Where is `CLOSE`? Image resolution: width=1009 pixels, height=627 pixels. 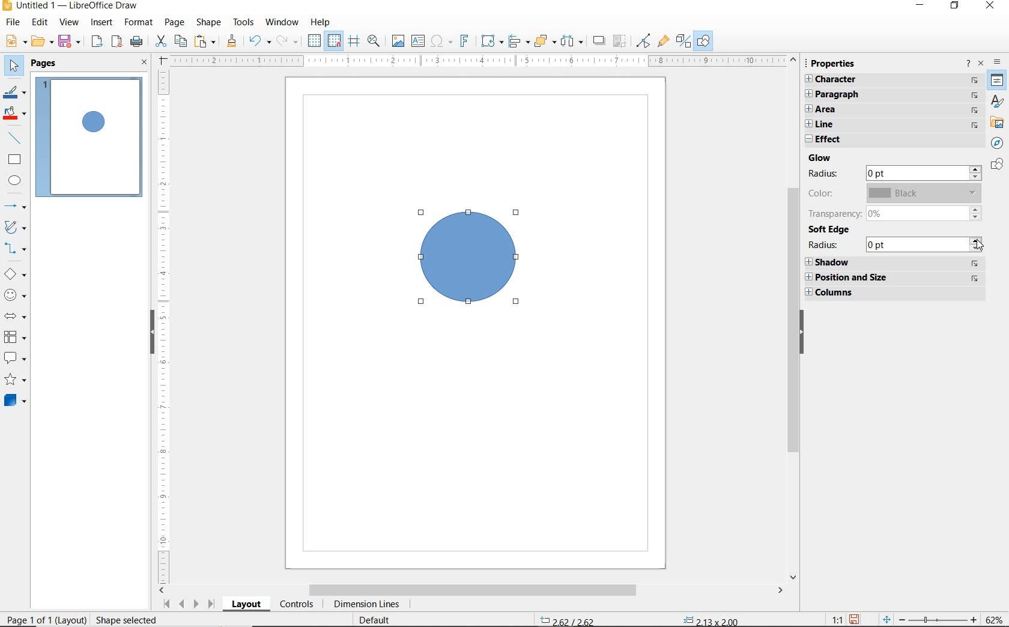
CLOSE is located at coordinates (990, 7).